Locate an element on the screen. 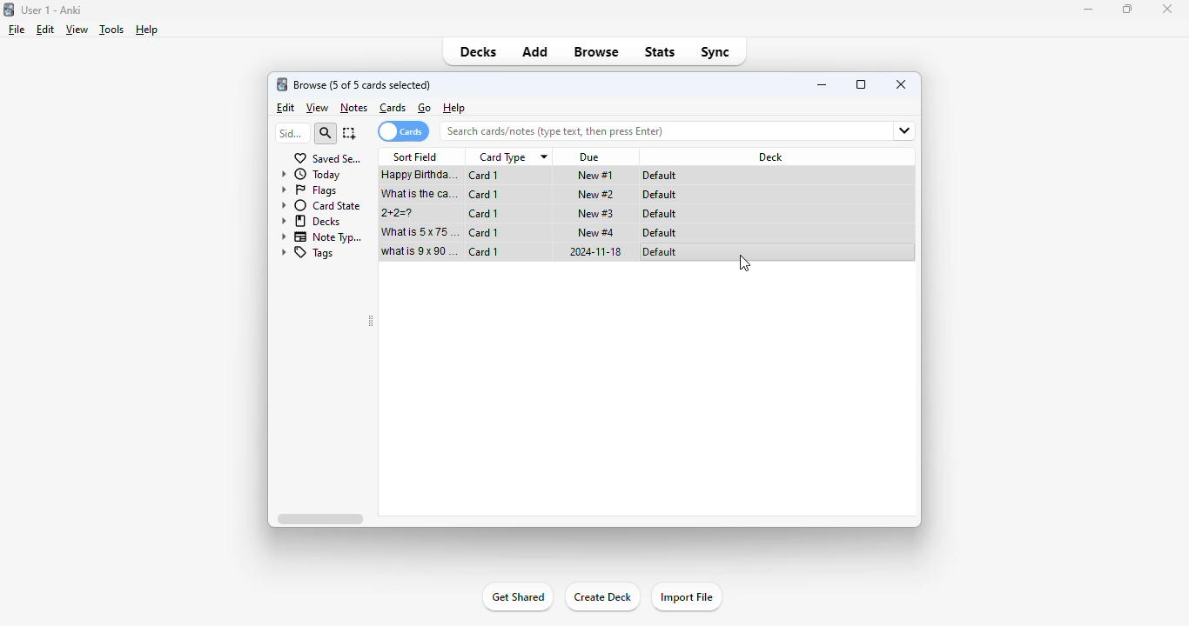 Image resolution: width=1189 pixels, height=626 pixels. tools is located at coordinates (111, 30).